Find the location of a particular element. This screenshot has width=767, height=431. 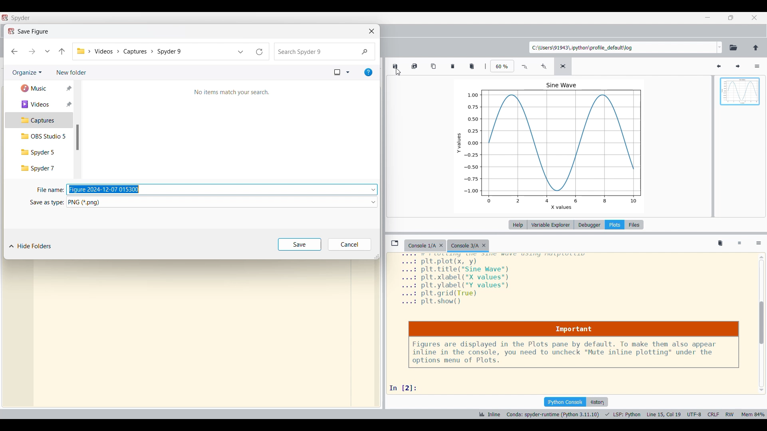

Change view options is located at coordinates (342, 73).